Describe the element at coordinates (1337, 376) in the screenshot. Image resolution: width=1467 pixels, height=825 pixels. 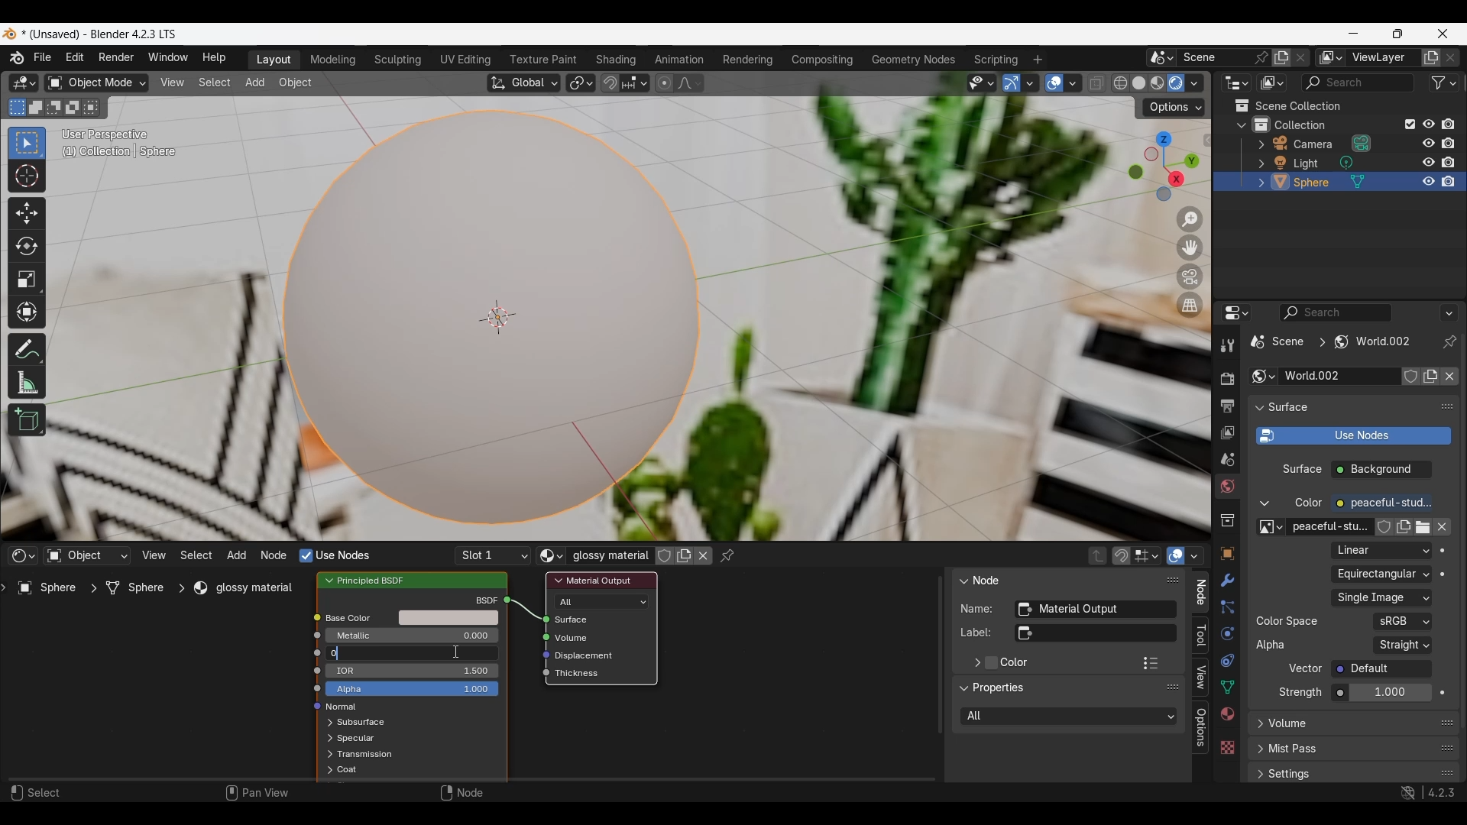
I see `Type world name` at that location.